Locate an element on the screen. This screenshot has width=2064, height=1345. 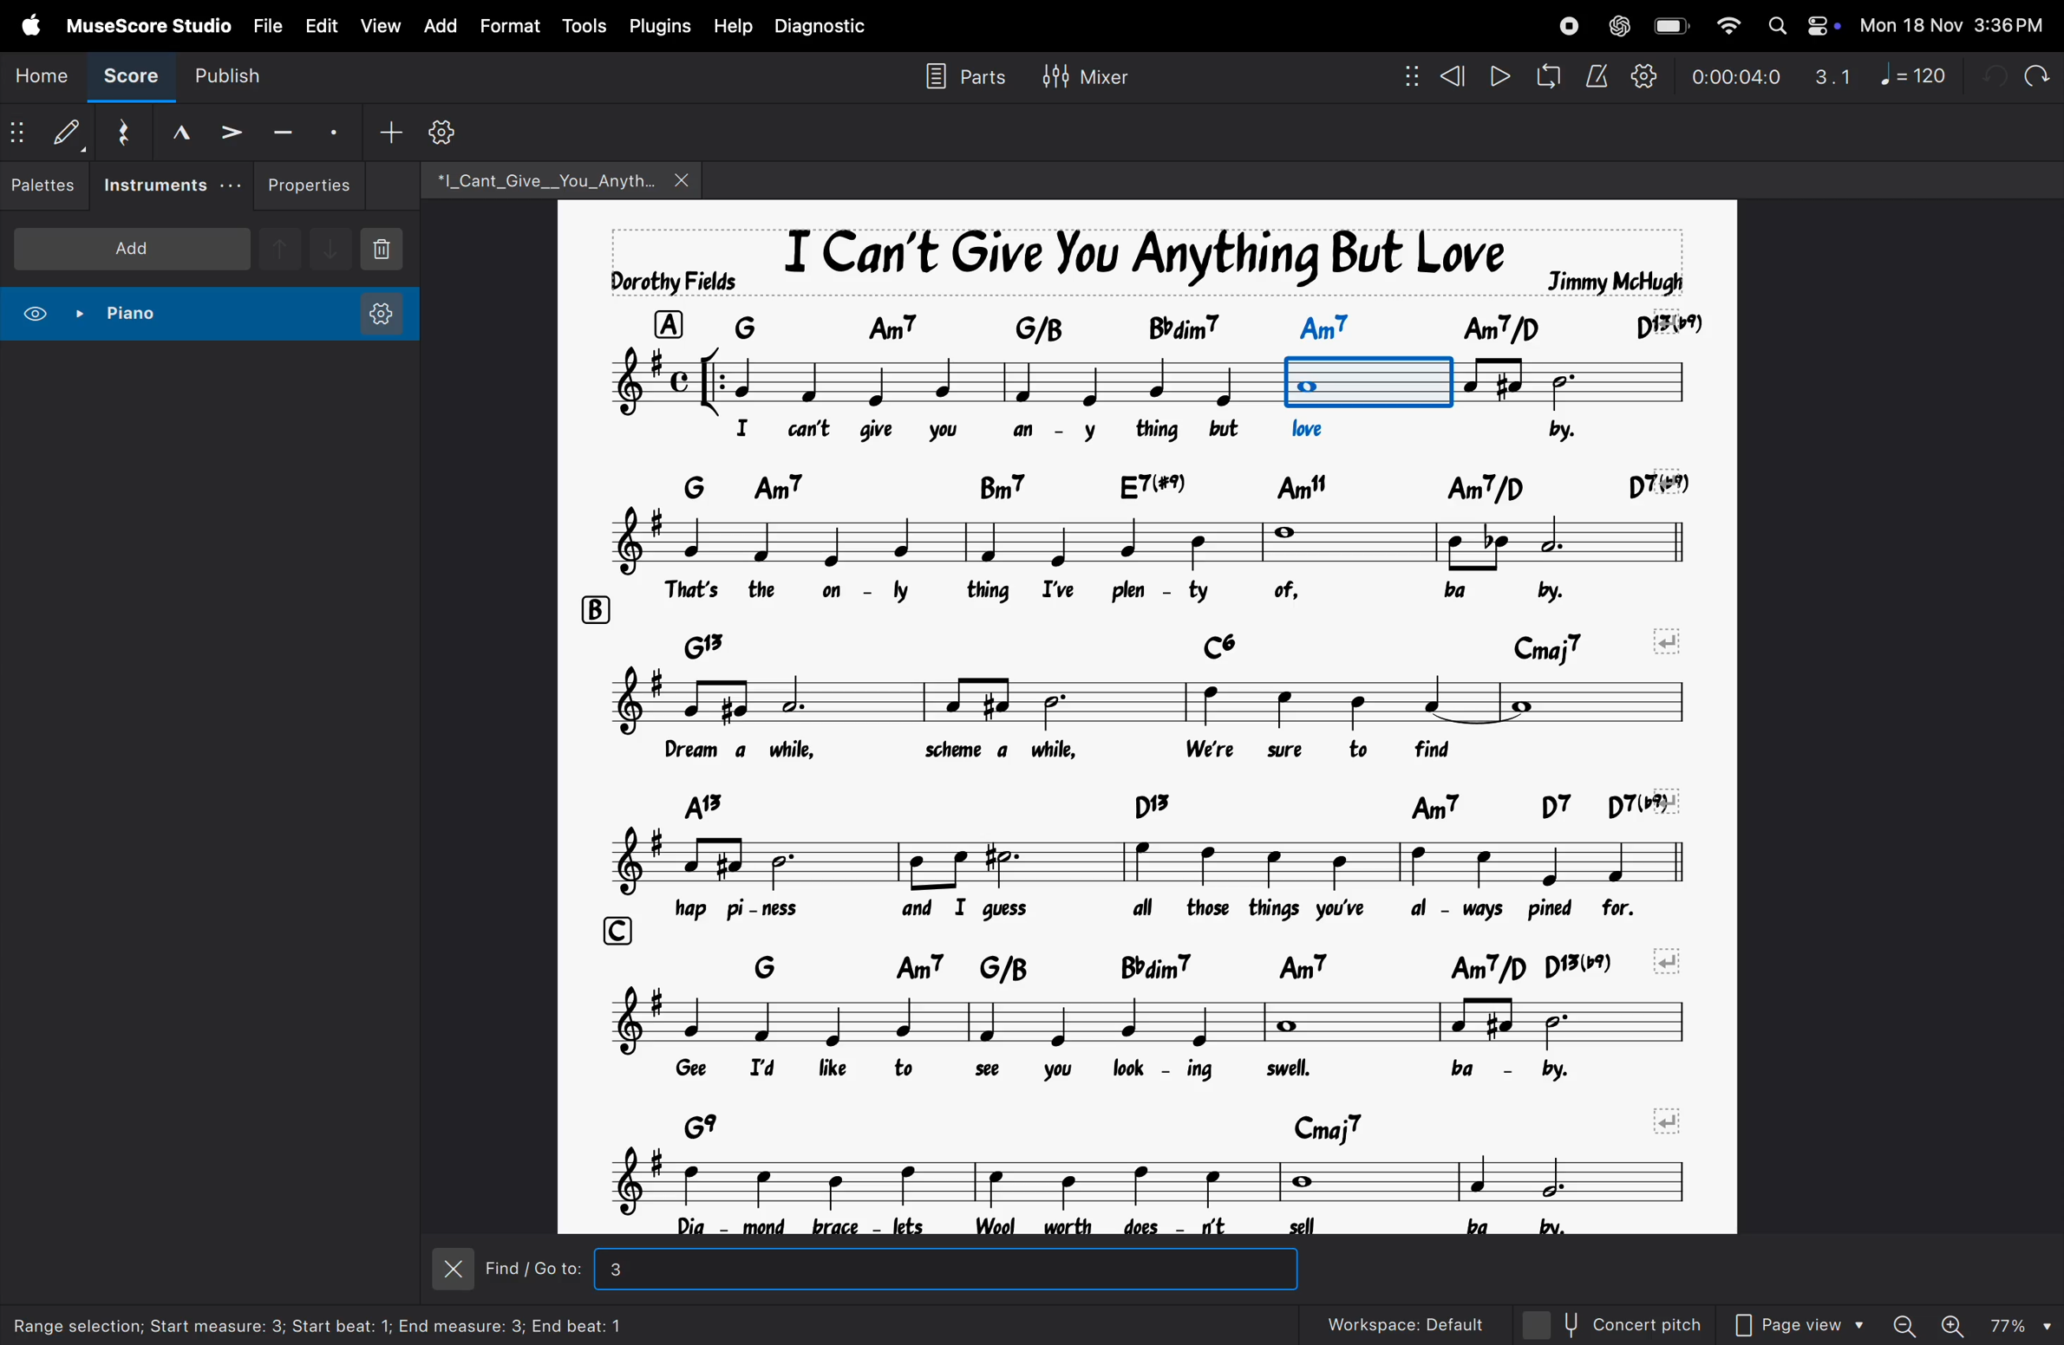
zoom percentage is located at coordinates (2022, 1325).